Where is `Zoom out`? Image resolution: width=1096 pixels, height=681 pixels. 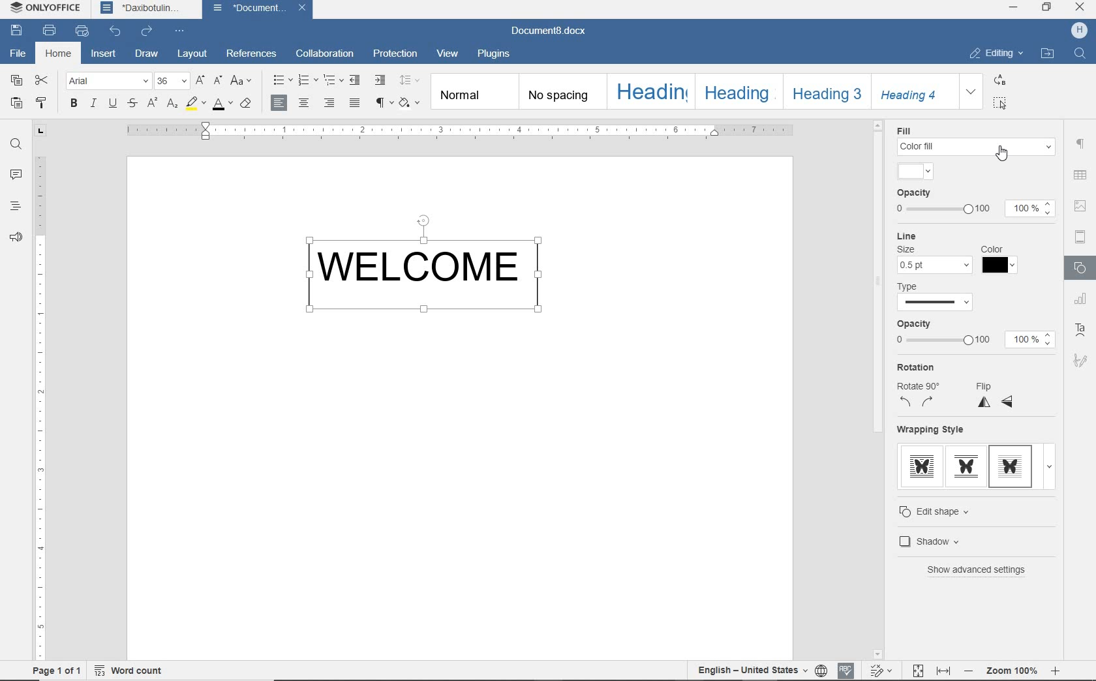 Zoom out is located at coordinates (969, 670).